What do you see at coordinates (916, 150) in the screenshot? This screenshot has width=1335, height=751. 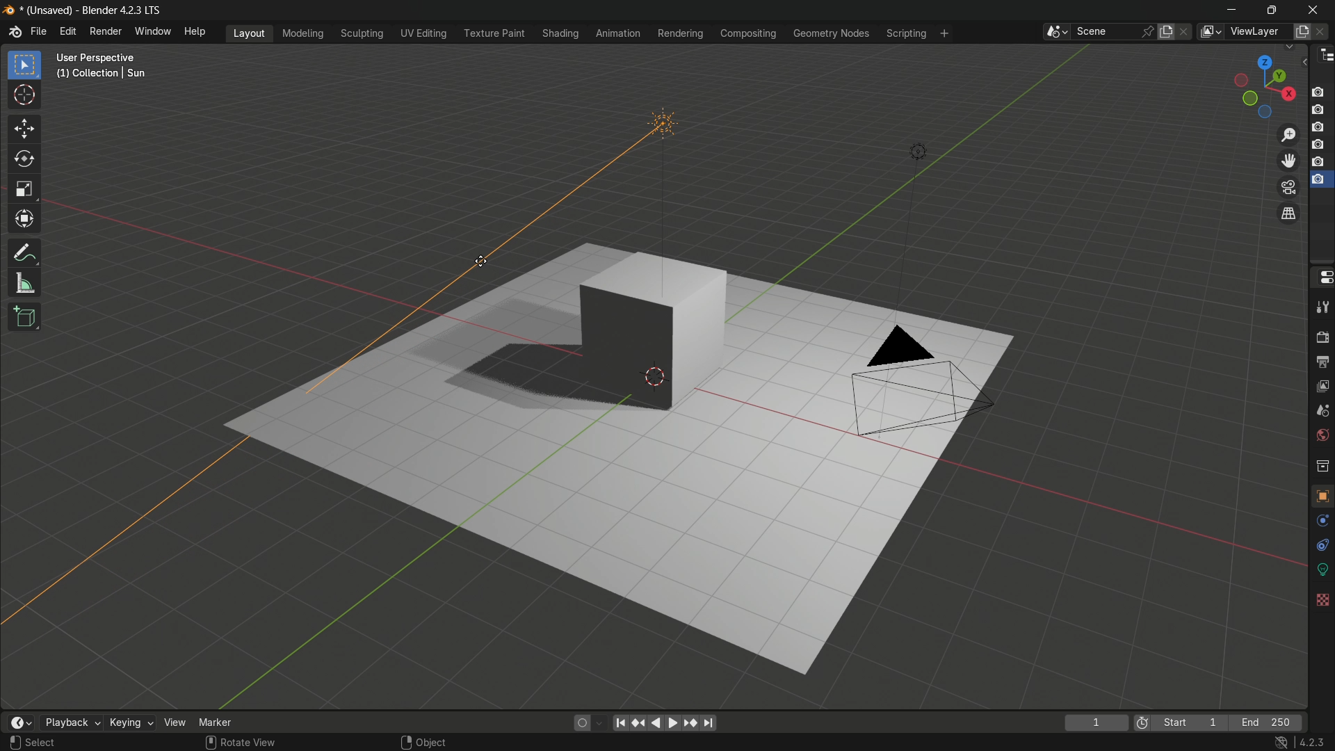 I see `light` at bounding box center [916, 150].